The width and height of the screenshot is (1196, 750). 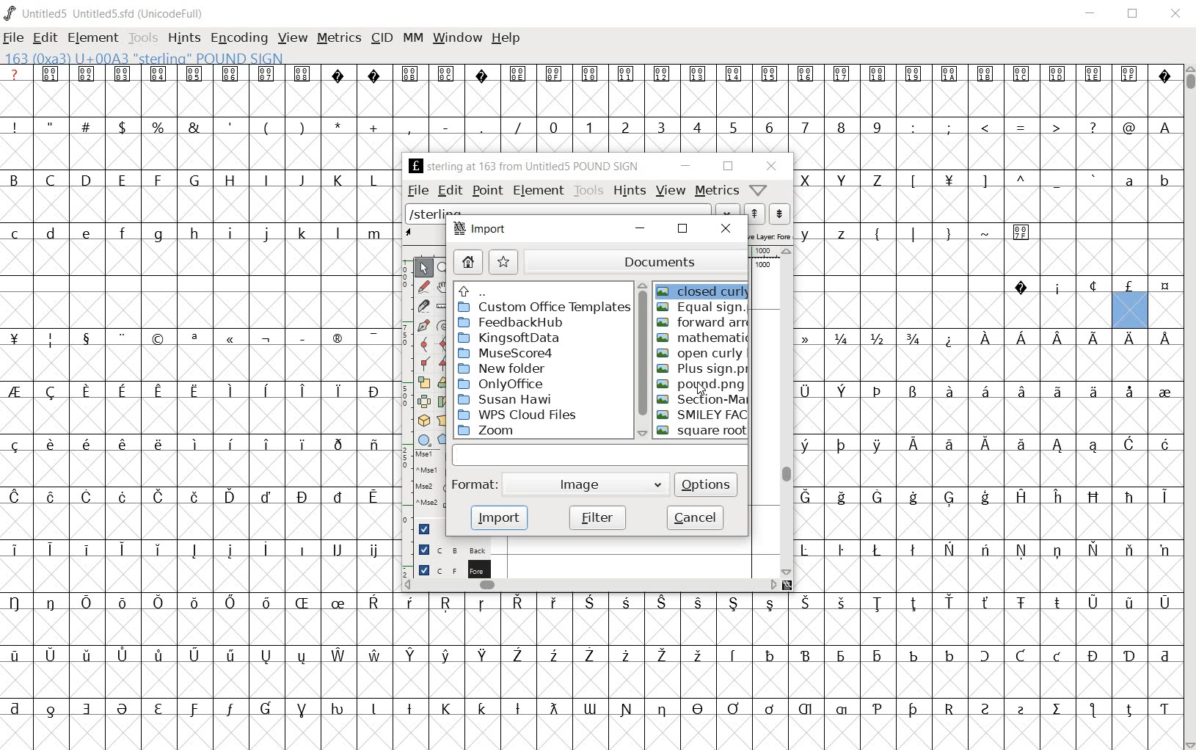 What do you see at coordinates (599, 518) in the screenshot?
I see `filter` at bounding box center [599, 518].